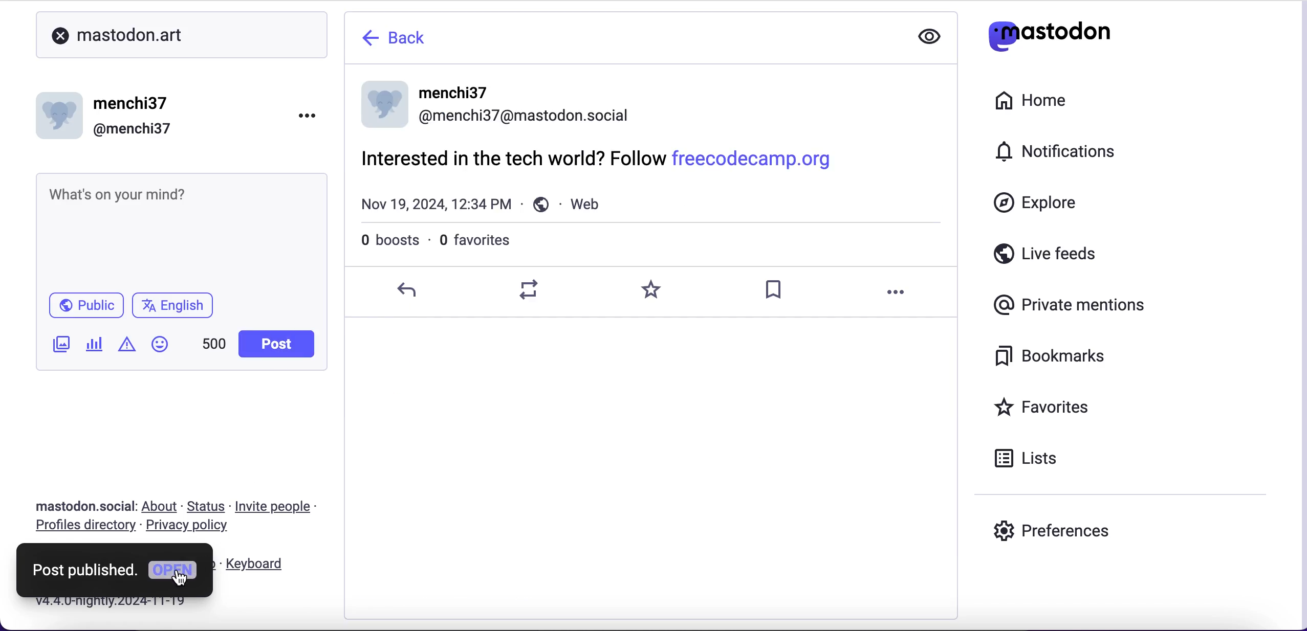  Describe the element at coordinates (175, 574) in the screenshot. I see `open` at that location.